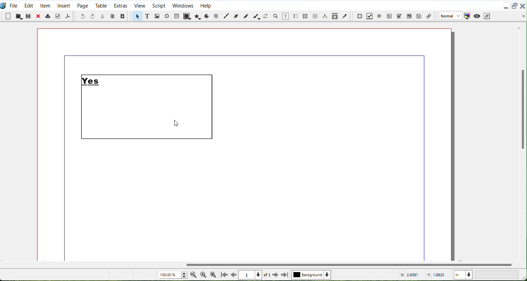 The width and height of the screenshot is (527, 281). Describe the element at coordinates (175, 124) in the screenshot. I see `Cursor` at that location.